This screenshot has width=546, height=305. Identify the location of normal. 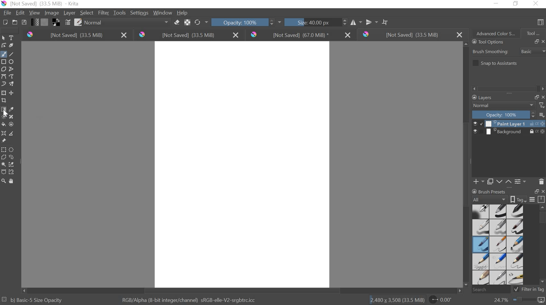
(127, 23).